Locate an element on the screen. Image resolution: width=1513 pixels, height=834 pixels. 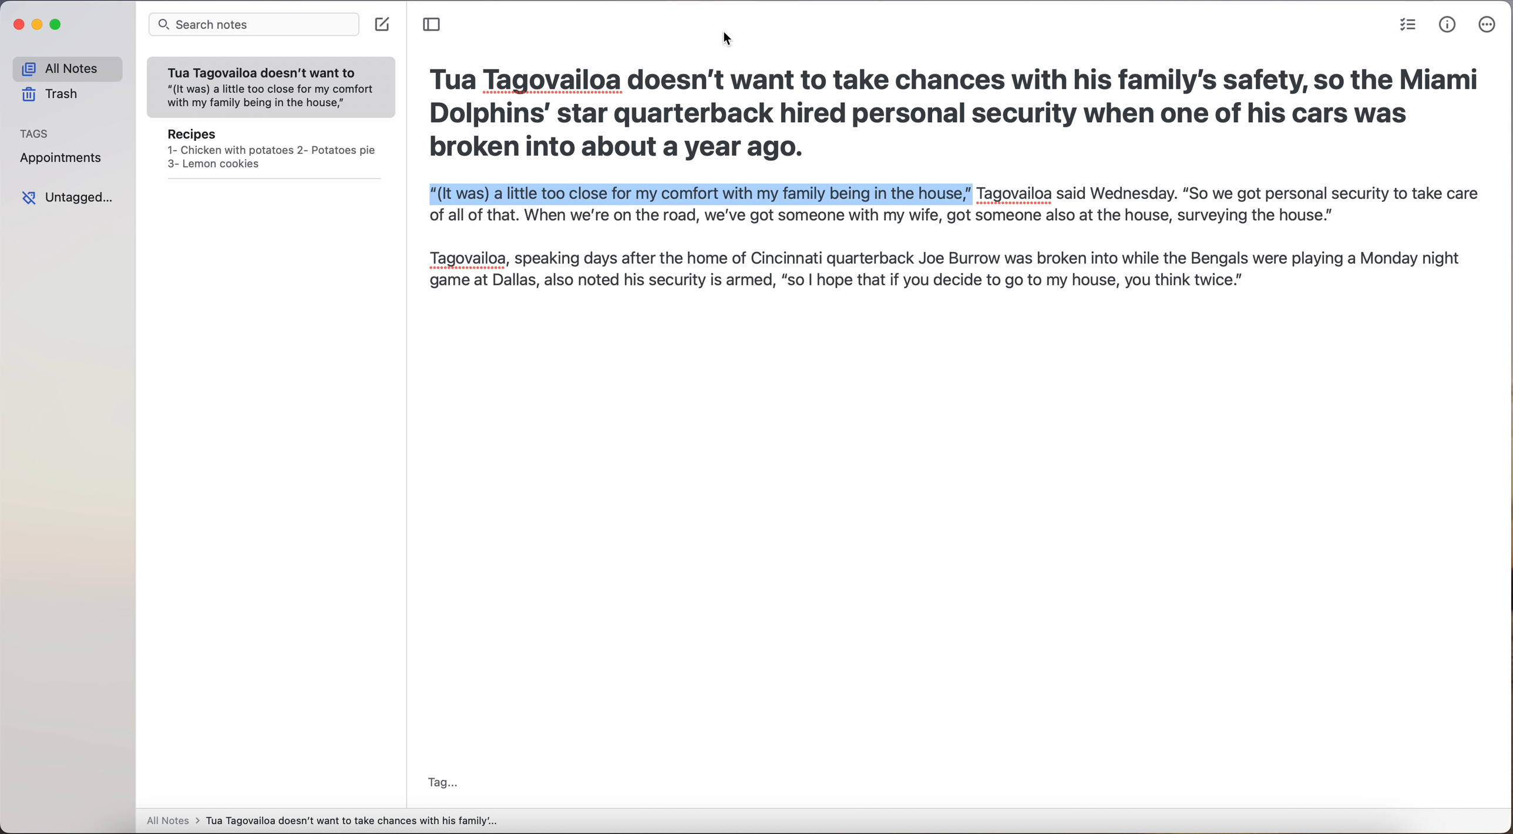
check list is located at coordinates (1408, 25).